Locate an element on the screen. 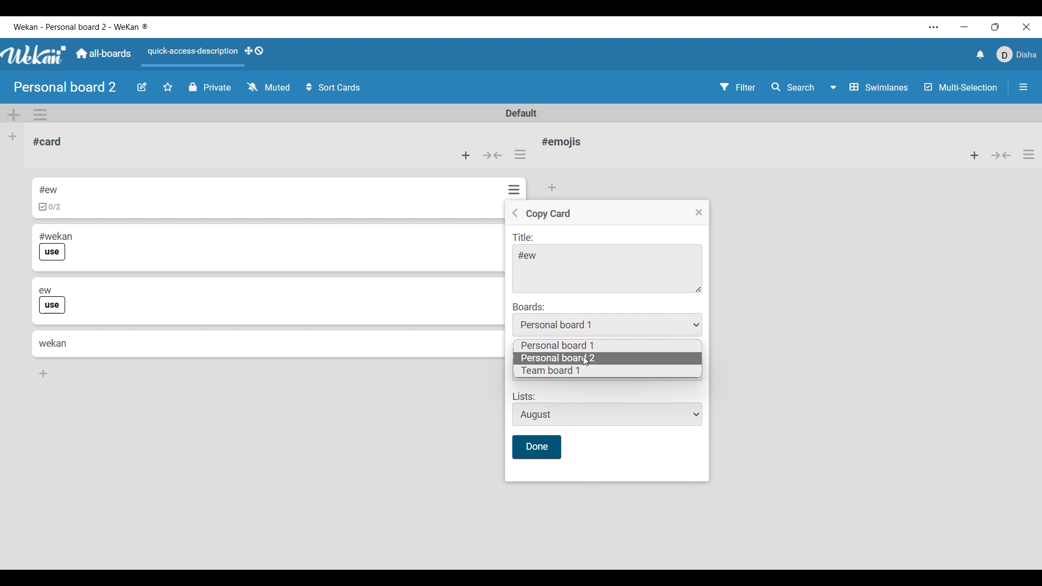 The height and width of the screenshot is (586, 1042). Go to main dashboard is located at coordinates (103, 54).